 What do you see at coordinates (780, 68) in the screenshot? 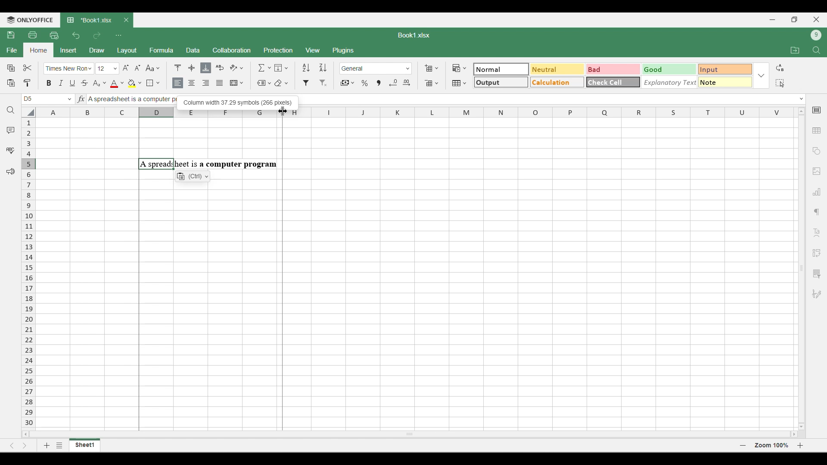
I see `Replace` at bounding box center [780, 68].